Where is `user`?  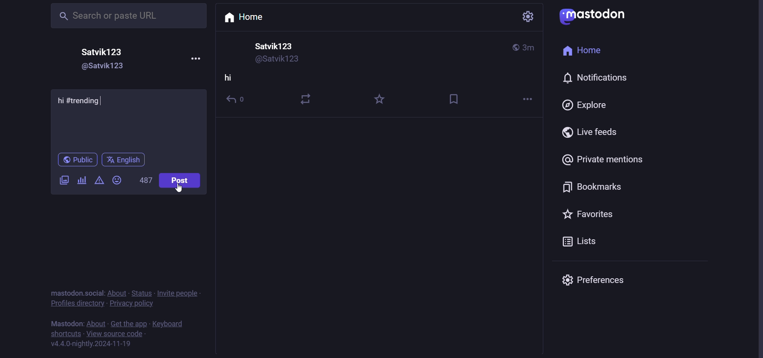
user is located at coordinates (277, 46).